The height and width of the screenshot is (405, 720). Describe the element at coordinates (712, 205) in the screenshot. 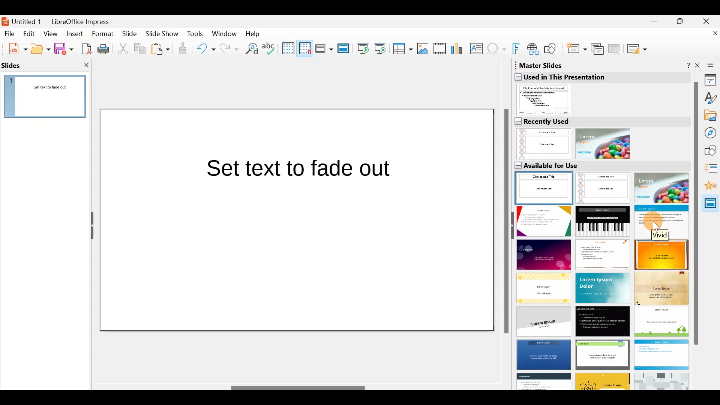

I see `Master slides` at that location.